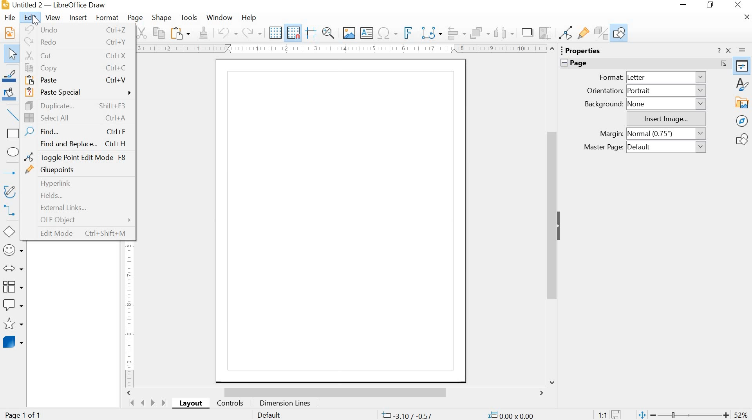 The height and width of the screenshot is (420, 752). What do you see at coordinates (80, 43) in the screenshot?
I see `redo` at bounding box center [80, 43].